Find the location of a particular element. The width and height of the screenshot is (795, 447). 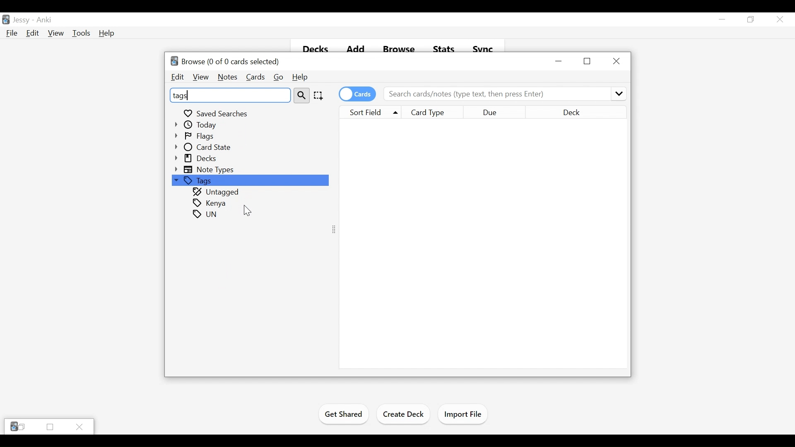

minimize is located at coordinates (559, 62).